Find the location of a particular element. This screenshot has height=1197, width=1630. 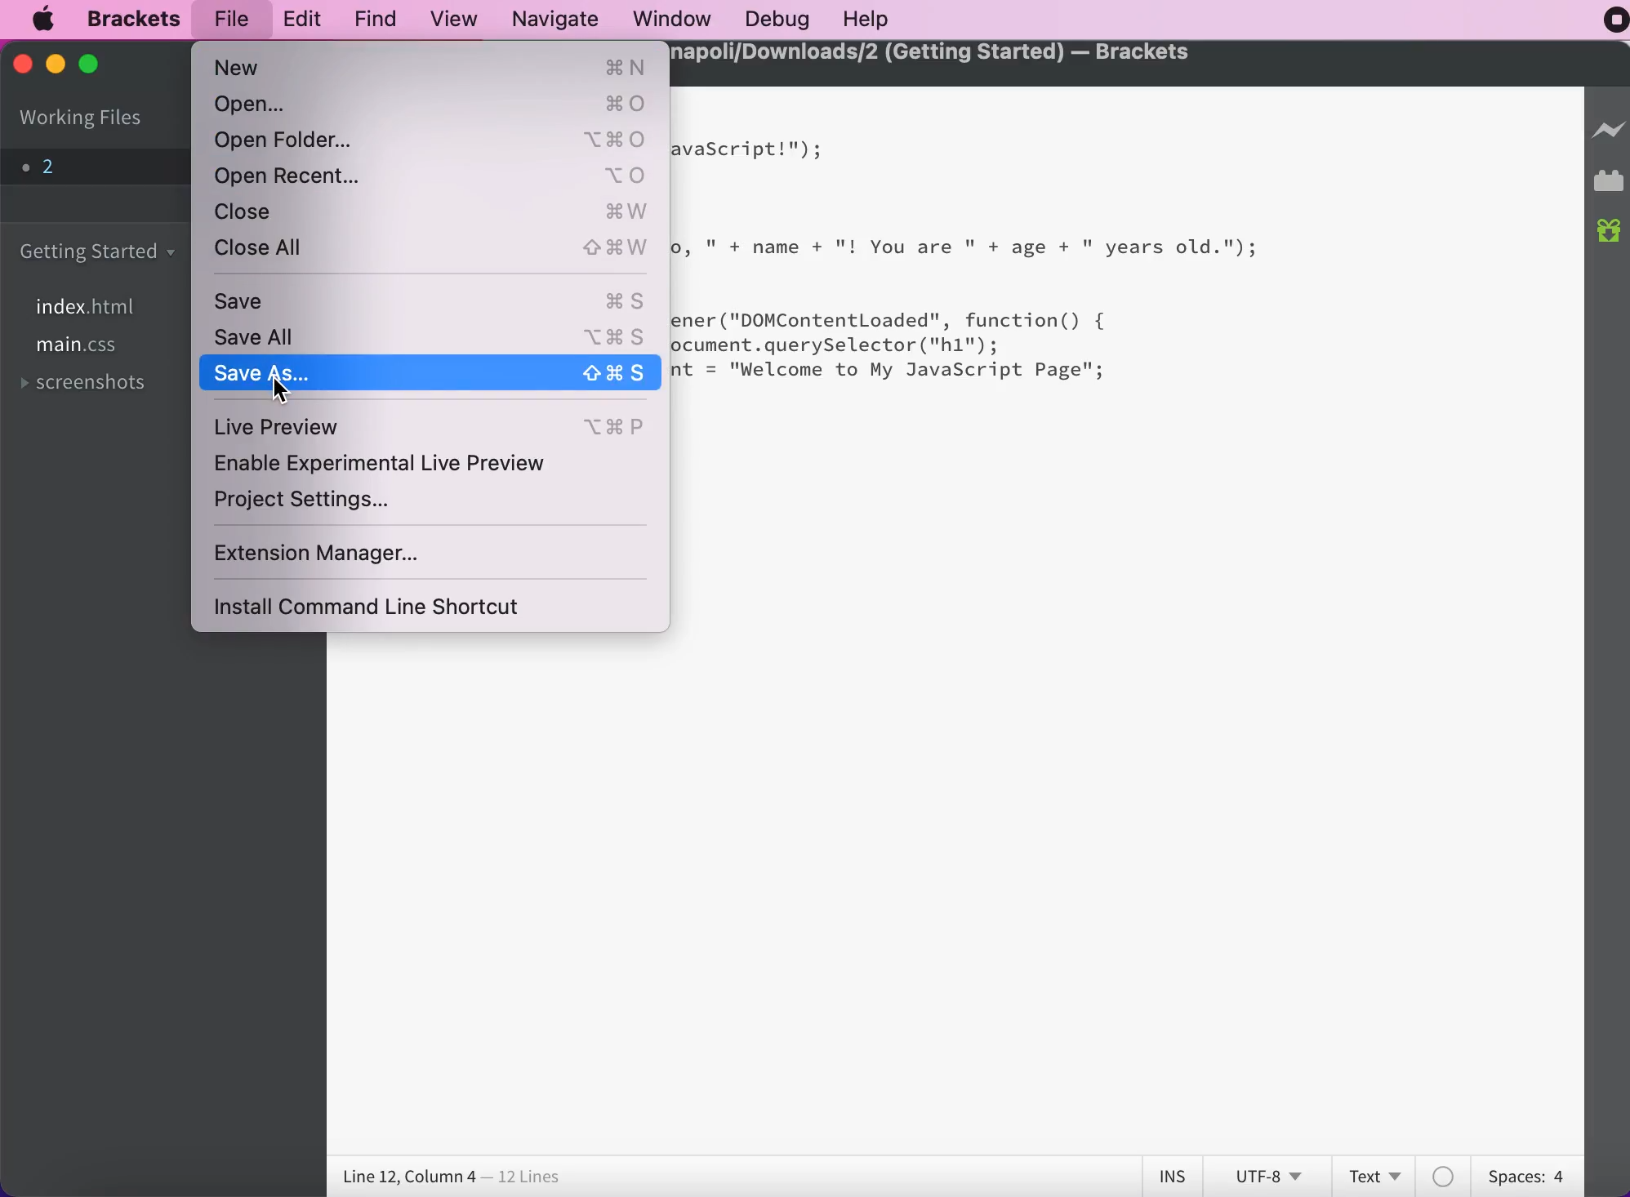

ins is located at coordinates (1174, 1177).